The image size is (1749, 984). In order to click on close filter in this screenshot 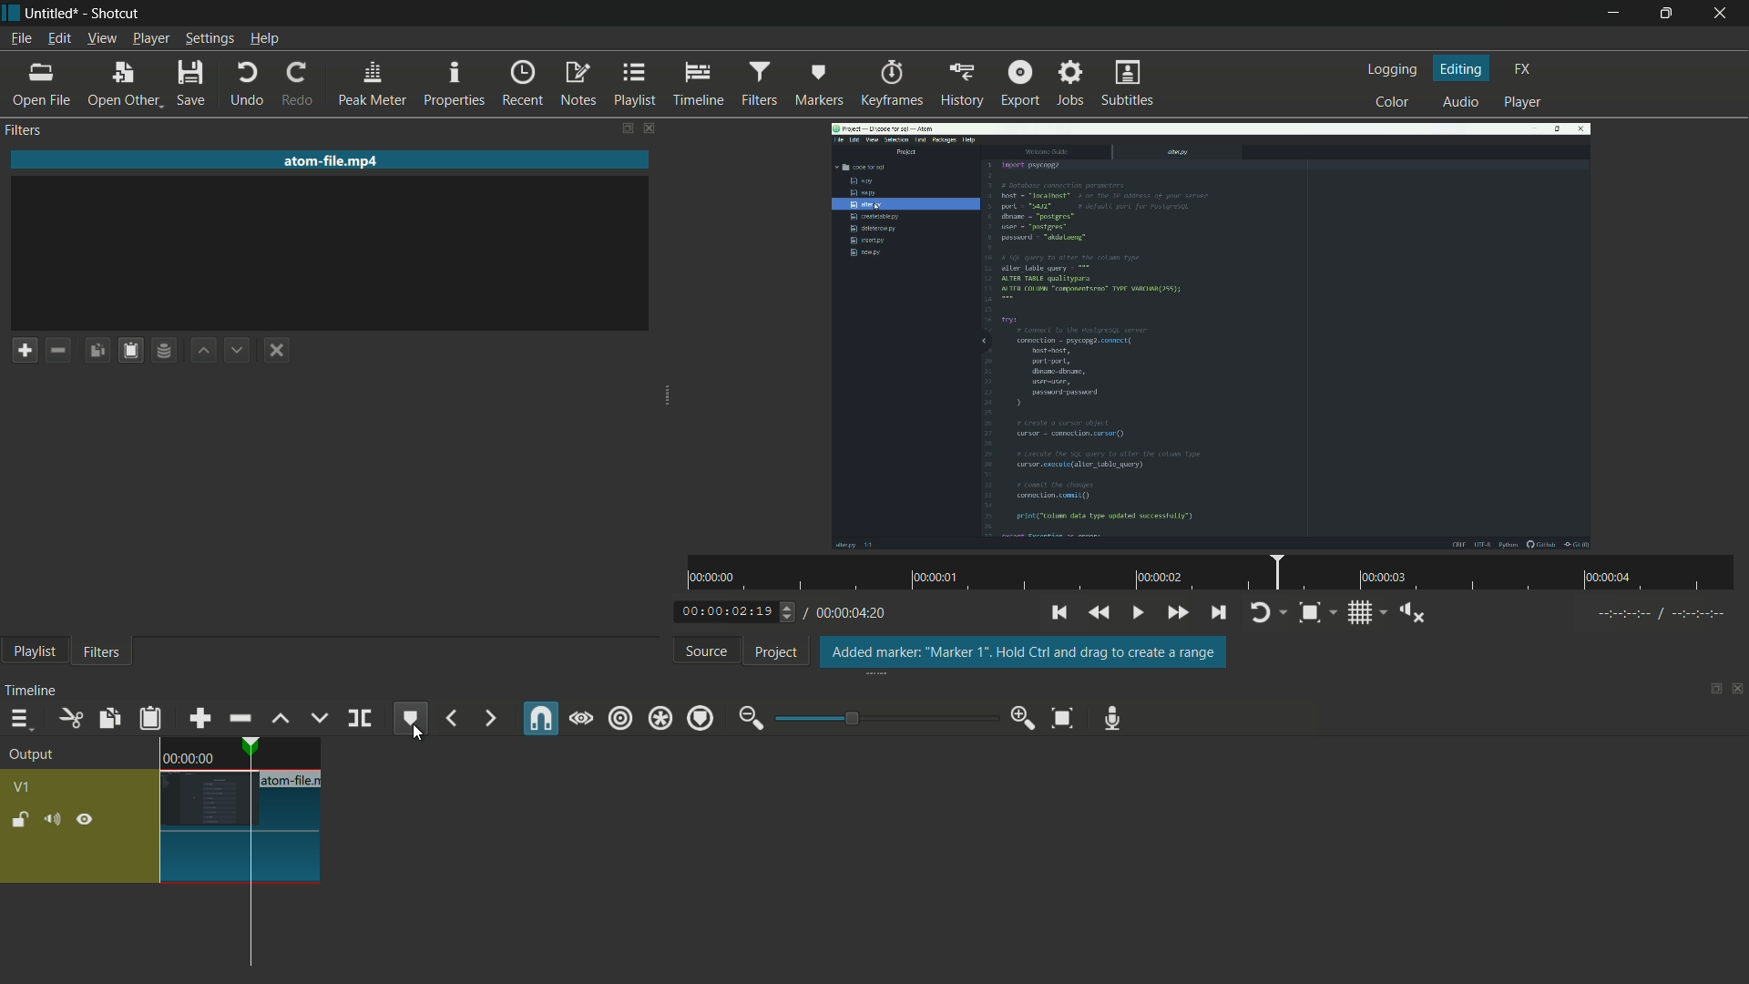, I will do `click(649, 128)`.